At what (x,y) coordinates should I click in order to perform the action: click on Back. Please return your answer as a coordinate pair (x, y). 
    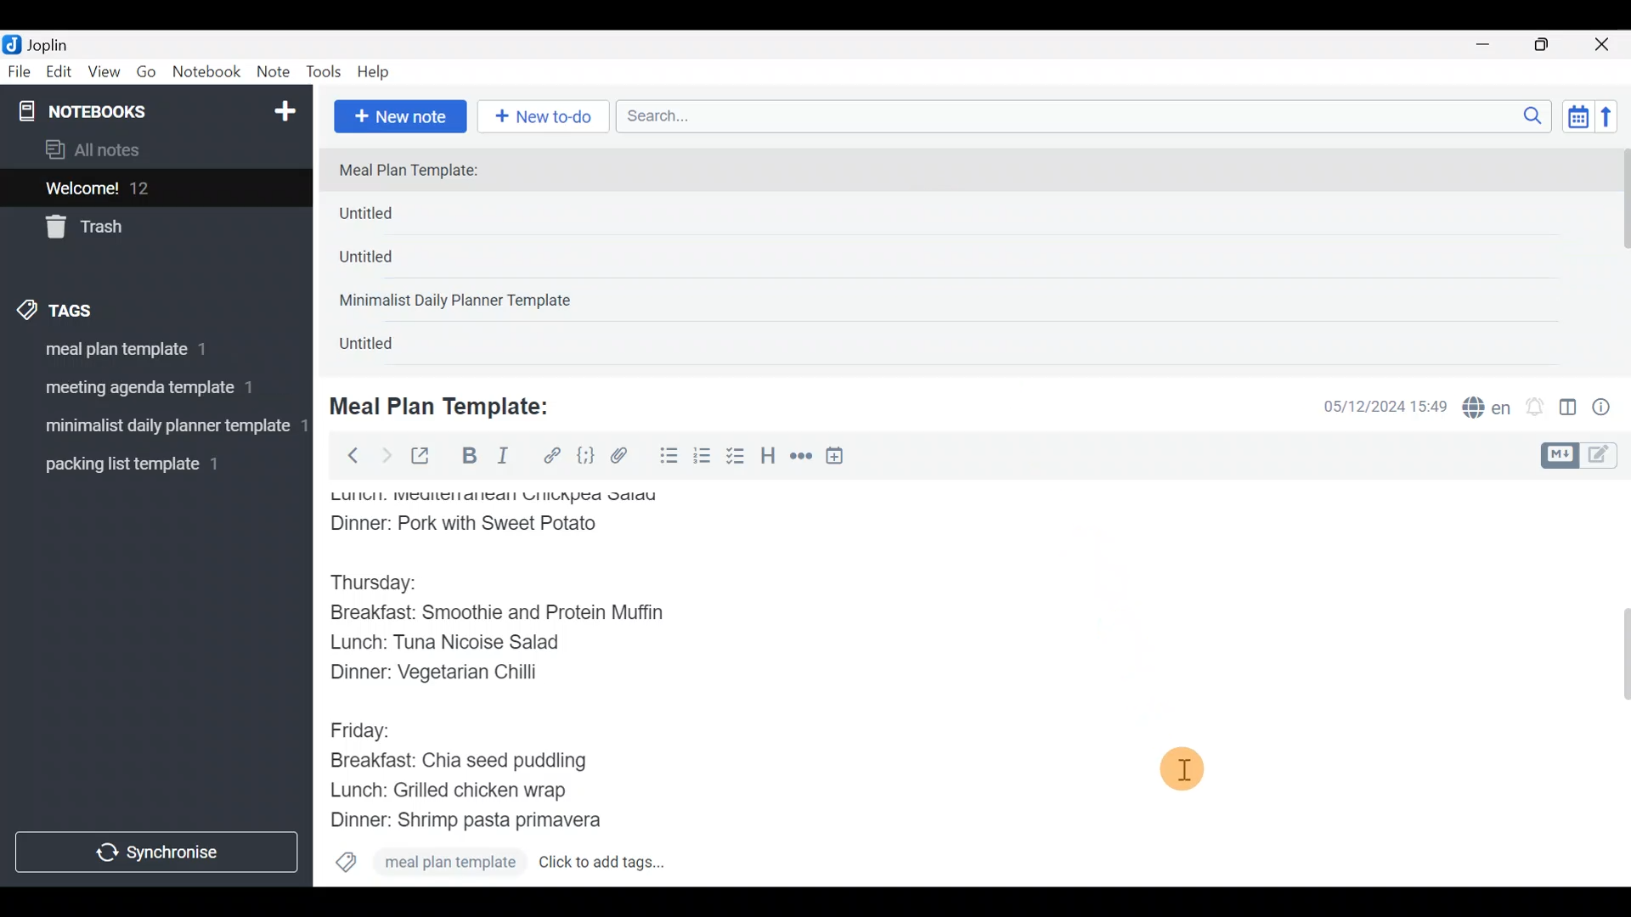
    Looking at the image, I should click on (346, 454).